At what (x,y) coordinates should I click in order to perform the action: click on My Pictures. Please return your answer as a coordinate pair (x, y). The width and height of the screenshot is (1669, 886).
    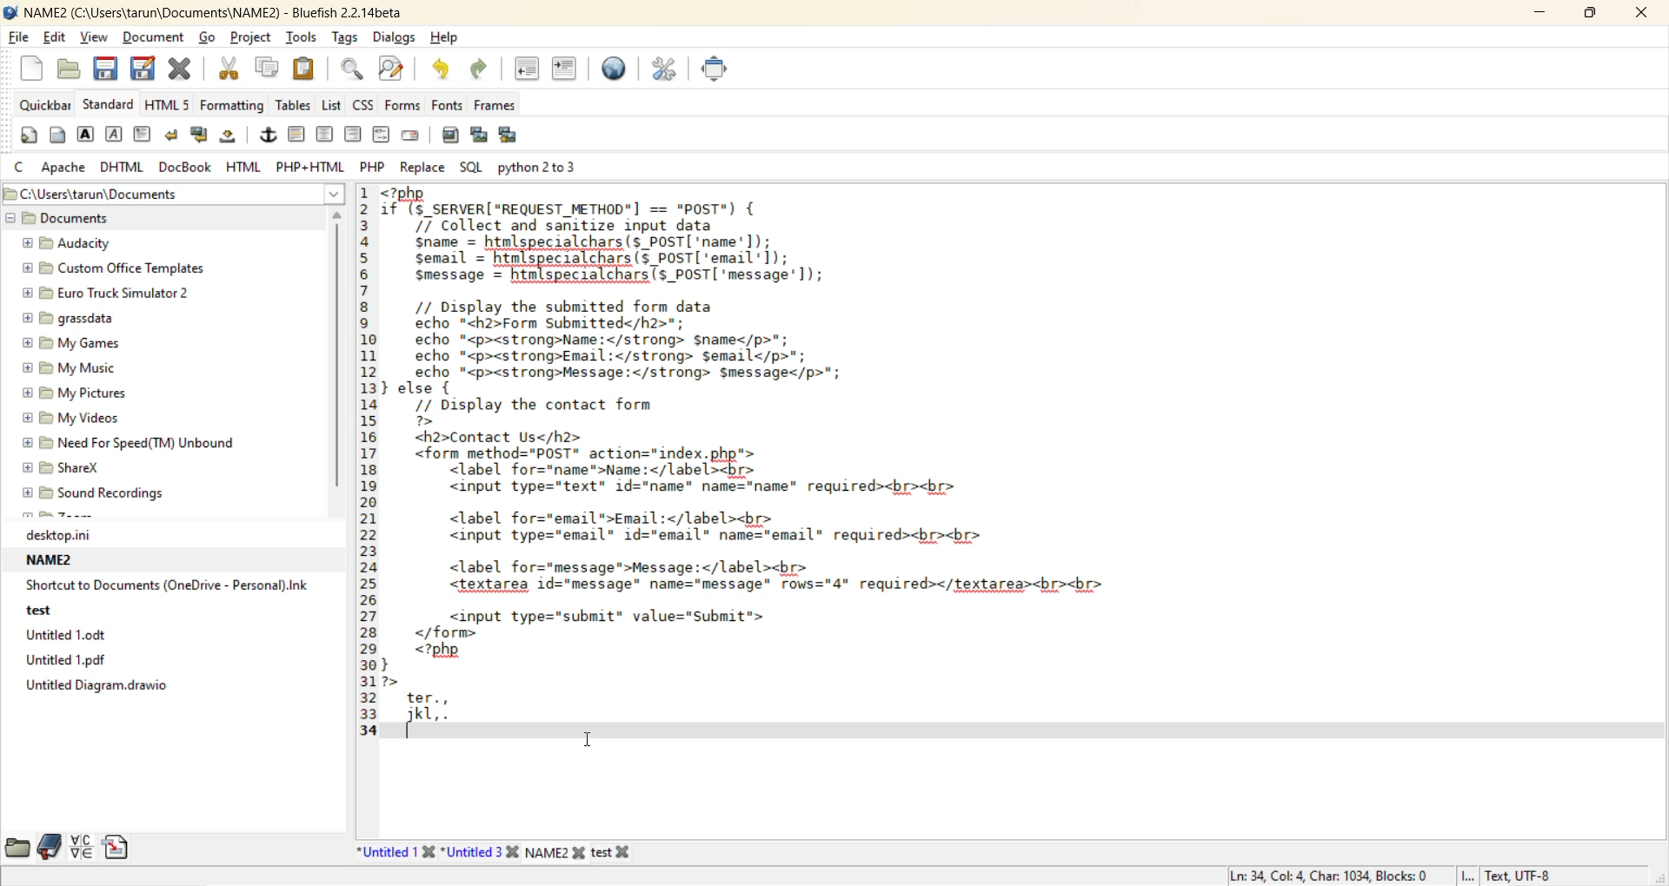
    Looking at the image, I should click on (80, 393).